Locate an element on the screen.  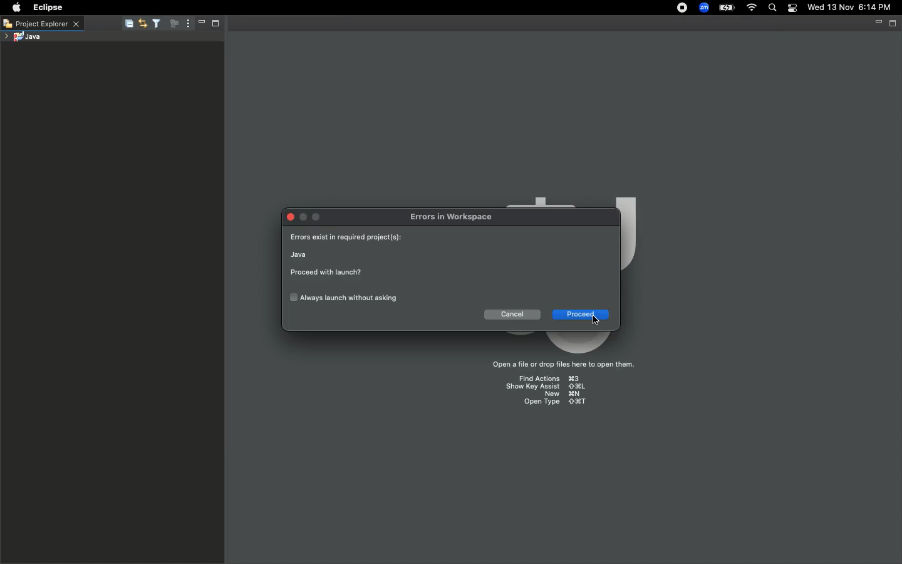
Synchronize is located at coordinates (143, 25).